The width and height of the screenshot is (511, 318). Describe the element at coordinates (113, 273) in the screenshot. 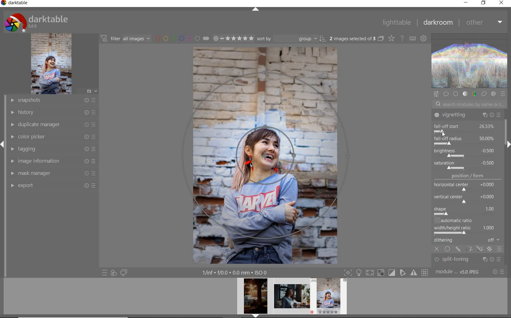

I see `quick access for applying any of your style` at that location.